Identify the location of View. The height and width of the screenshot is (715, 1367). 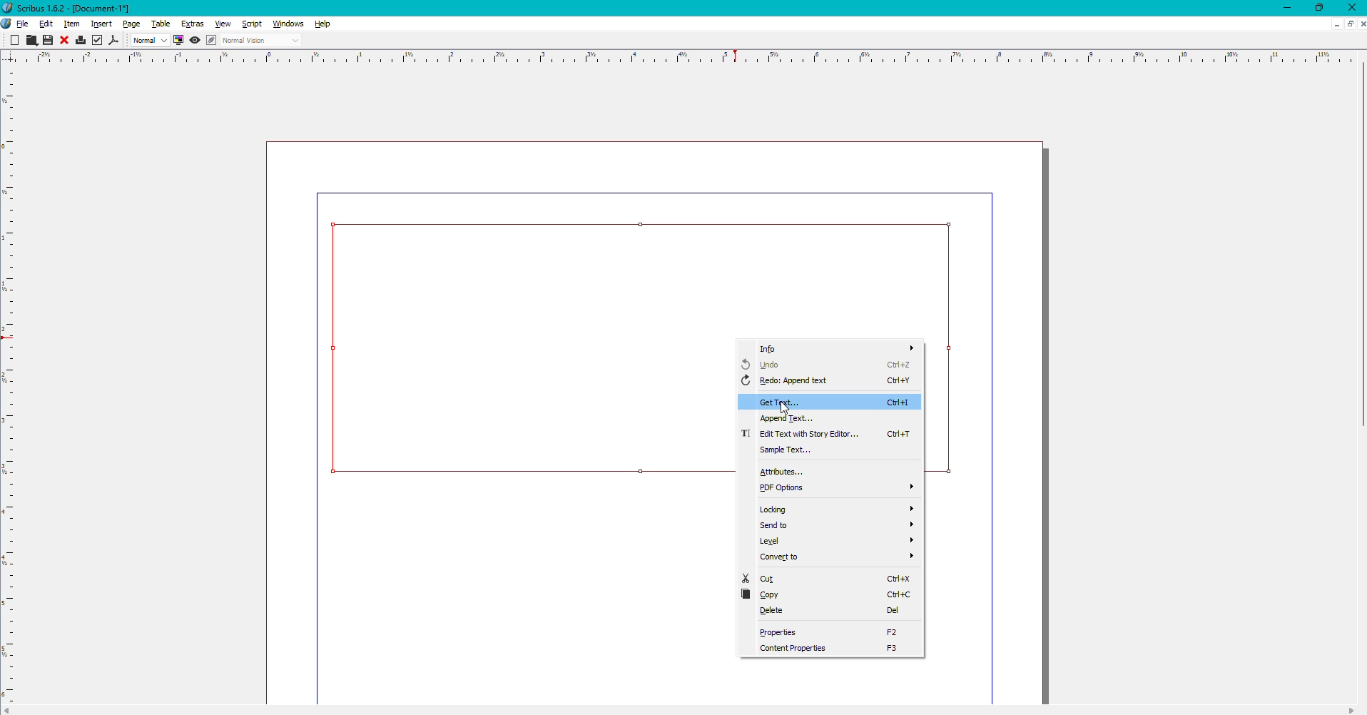
(223, 24).